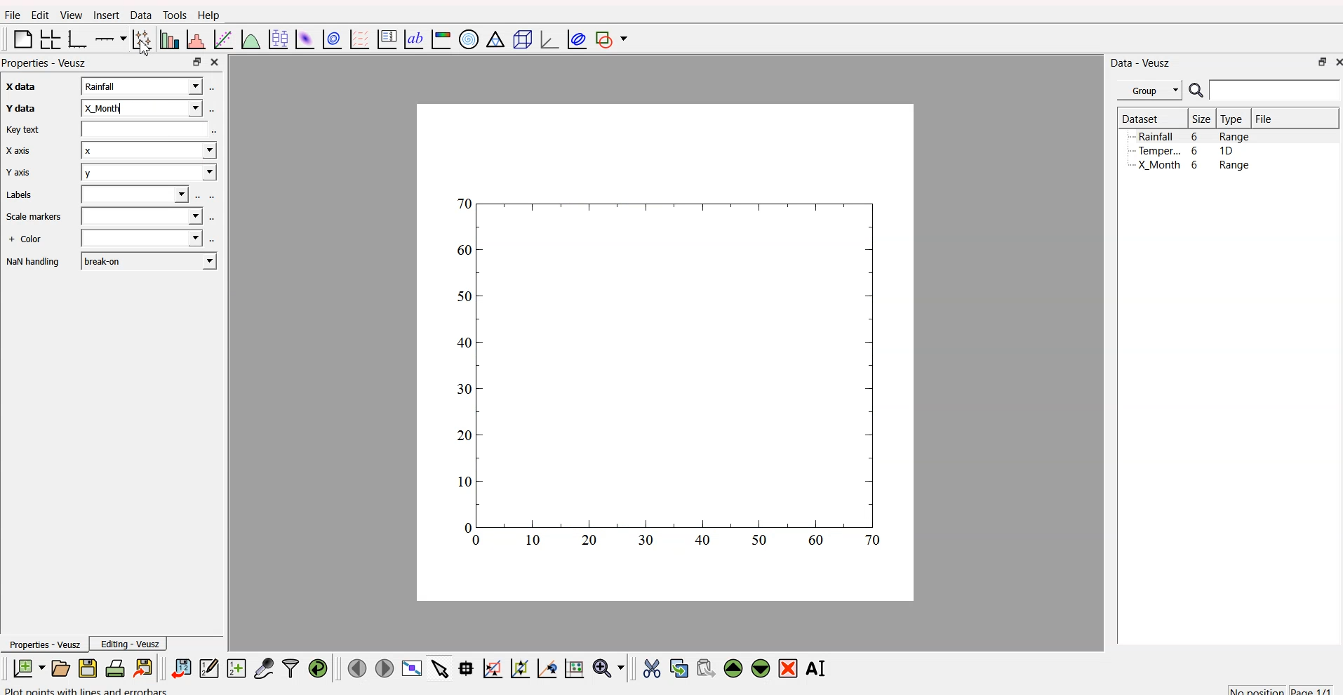 The width and height of the screenshot is (1343, 695). What do you see at coordinates (208, 15) in the screenshot?
I see `Help` at bounding box center [208, 15].